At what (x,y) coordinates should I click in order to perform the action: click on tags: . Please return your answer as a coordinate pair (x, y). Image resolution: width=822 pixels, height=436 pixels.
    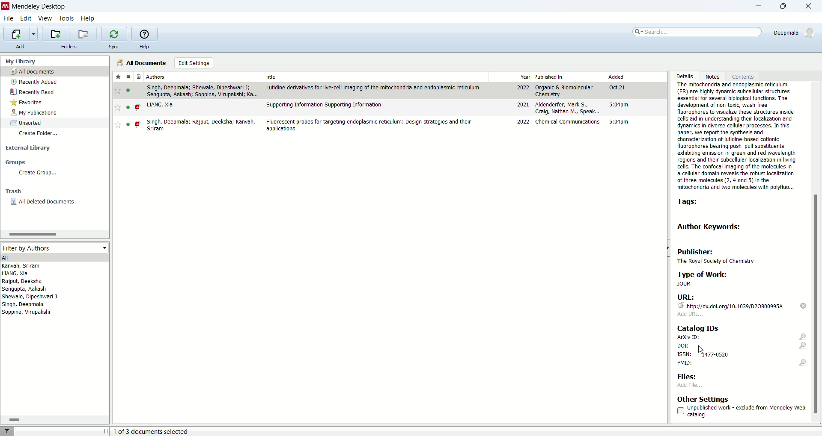
    Looking at the image, I should click on (691, 203).